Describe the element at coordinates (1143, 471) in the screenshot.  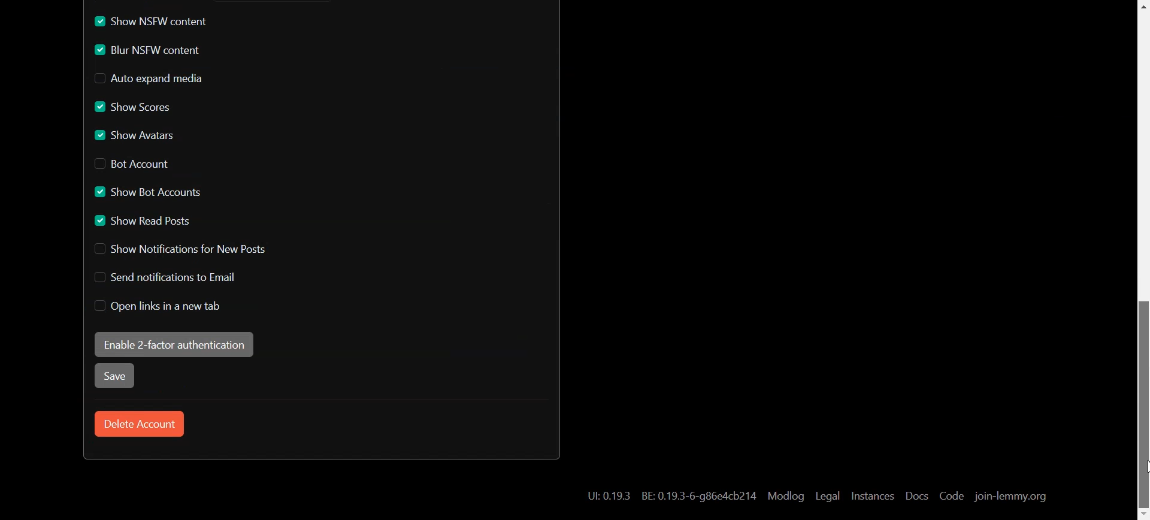
I see `cursor` at that location.